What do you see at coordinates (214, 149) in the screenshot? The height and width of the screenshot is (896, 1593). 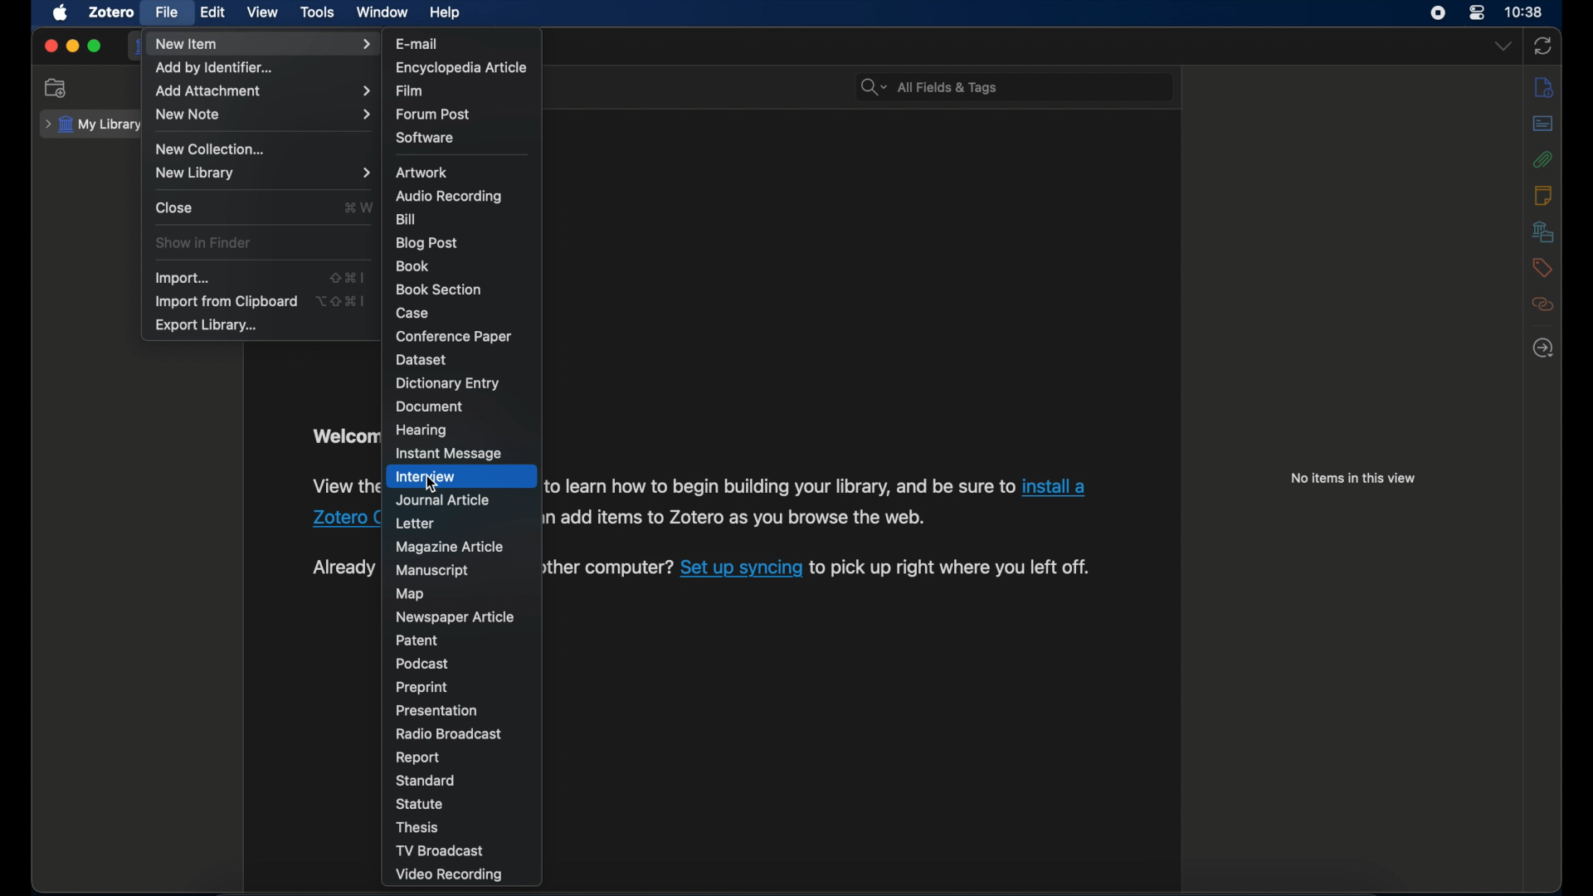 I see `new collection` at bounding box center [214, 149].